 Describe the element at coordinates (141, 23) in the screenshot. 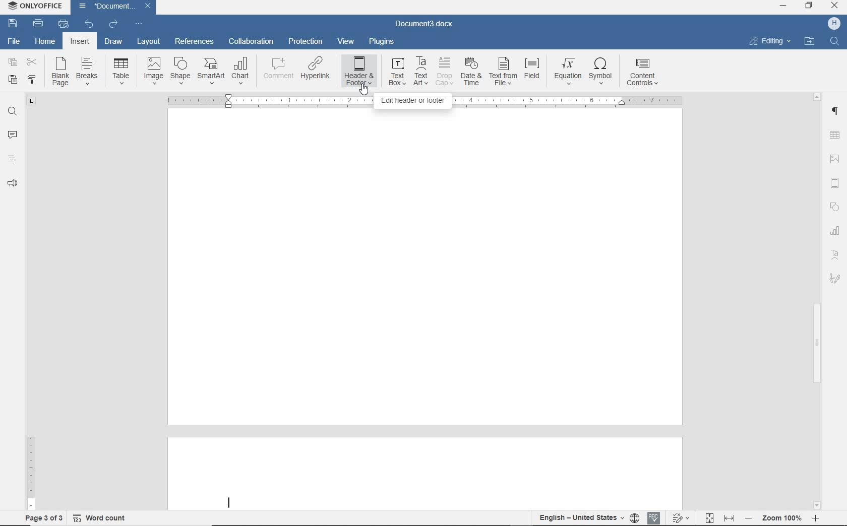

I see `Customize quick access toolbar` at that location.